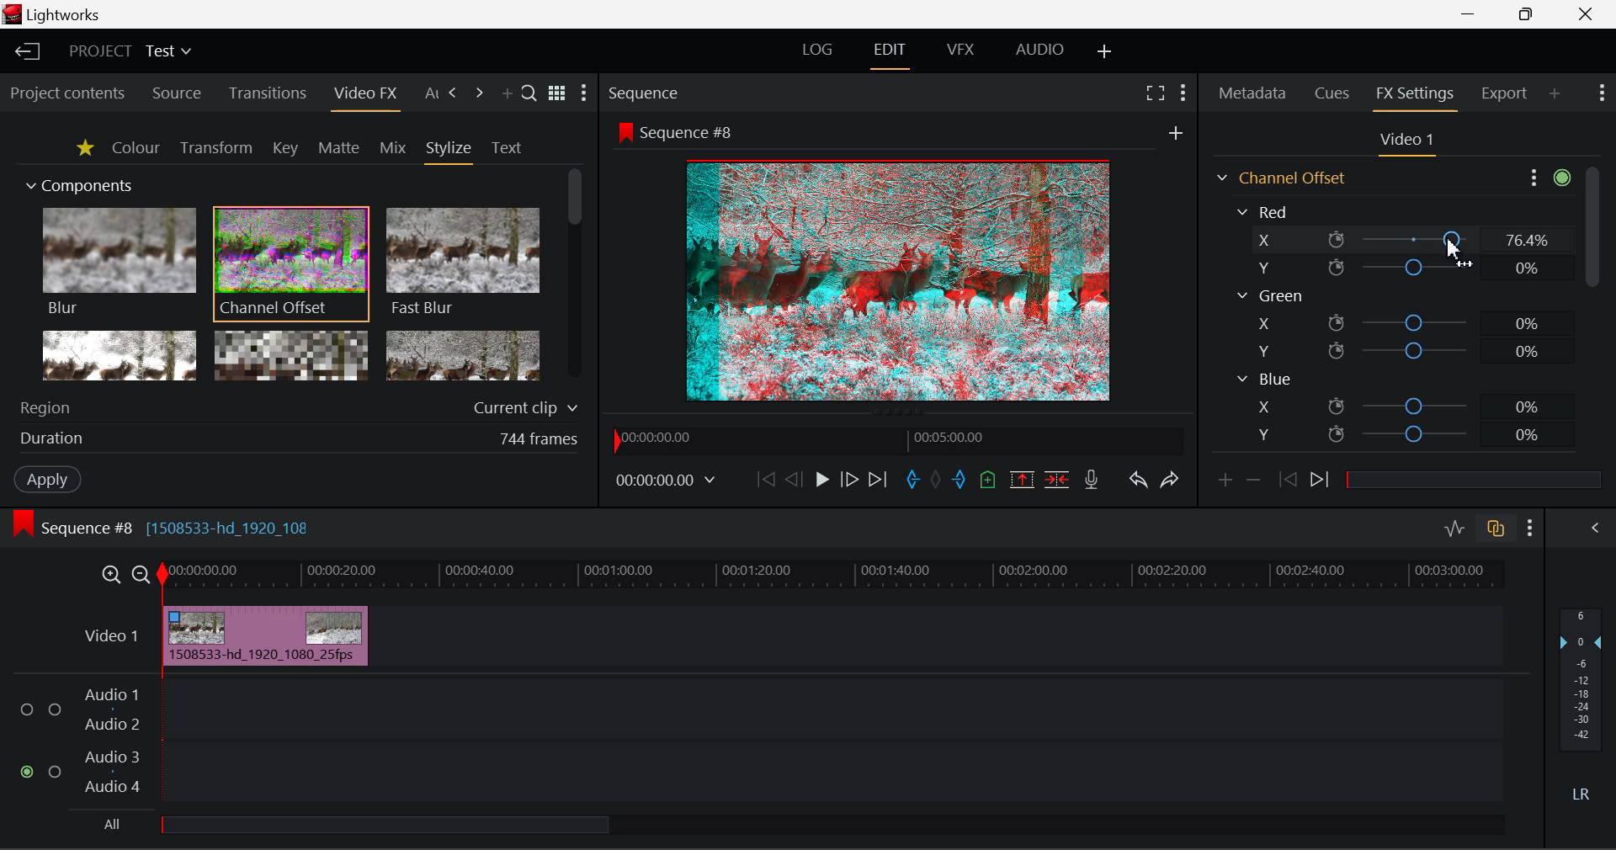 The height and width of the screenshot is (850, 1616). What do you see at coordinates (1505, 93) in the screenshot?
I see `Export` at bounding box center [1505, 93].